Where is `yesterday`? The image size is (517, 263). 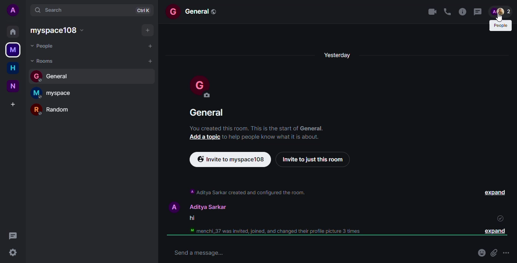 yesterday is located at coordinates (338, 56).